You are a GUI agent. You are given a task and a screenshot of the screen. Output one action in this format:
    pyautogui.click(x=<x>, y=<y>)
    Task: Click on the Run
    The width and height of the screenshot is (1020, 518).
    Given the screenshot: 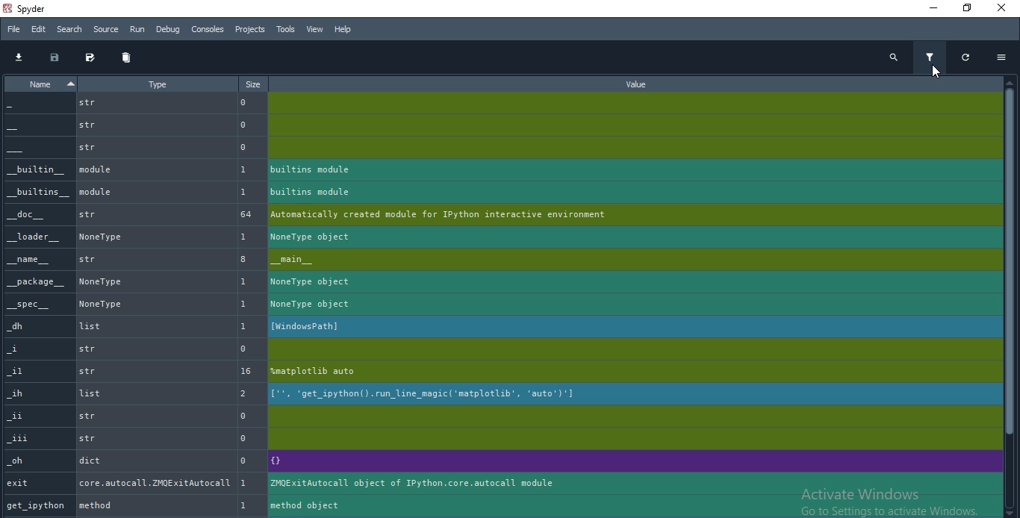 What is the action you would take?
    pyautogui.click(x=138, y=28)
    